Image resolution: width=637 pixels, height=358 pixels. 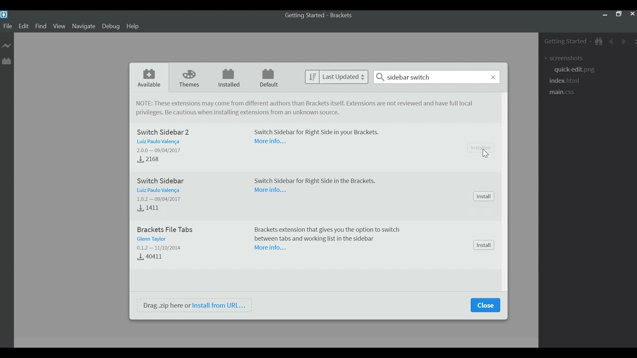 I want to click on Available, so click(x=150, y=77).